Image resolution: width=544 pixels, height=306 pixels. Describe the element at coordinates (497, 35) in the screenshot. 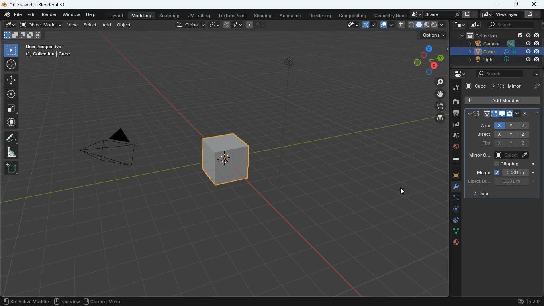

I see `collection` at that location.